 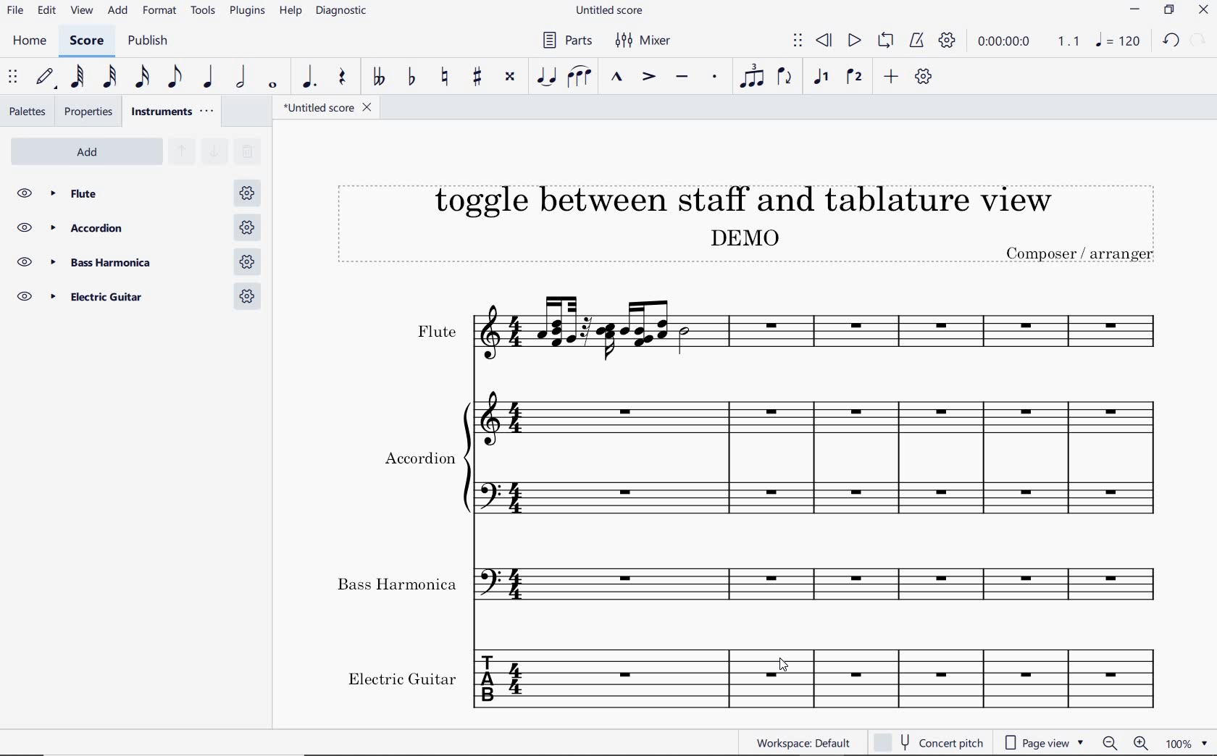 What do you see at coordinates (929, 742) in the screenshot?
I see `concert pitch` at bounding box center [929, 742].